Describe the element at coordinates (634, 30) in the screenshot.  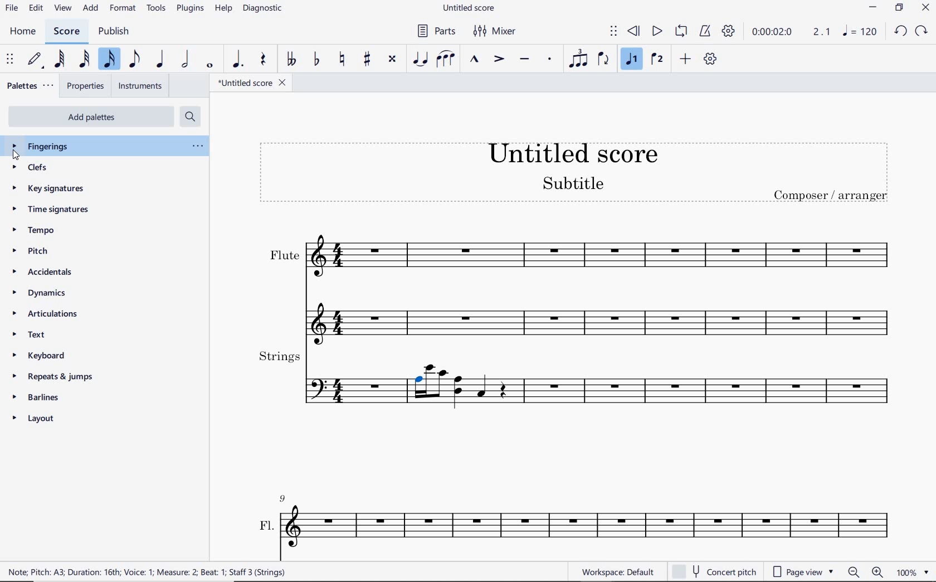
I see `rewind` at that location.